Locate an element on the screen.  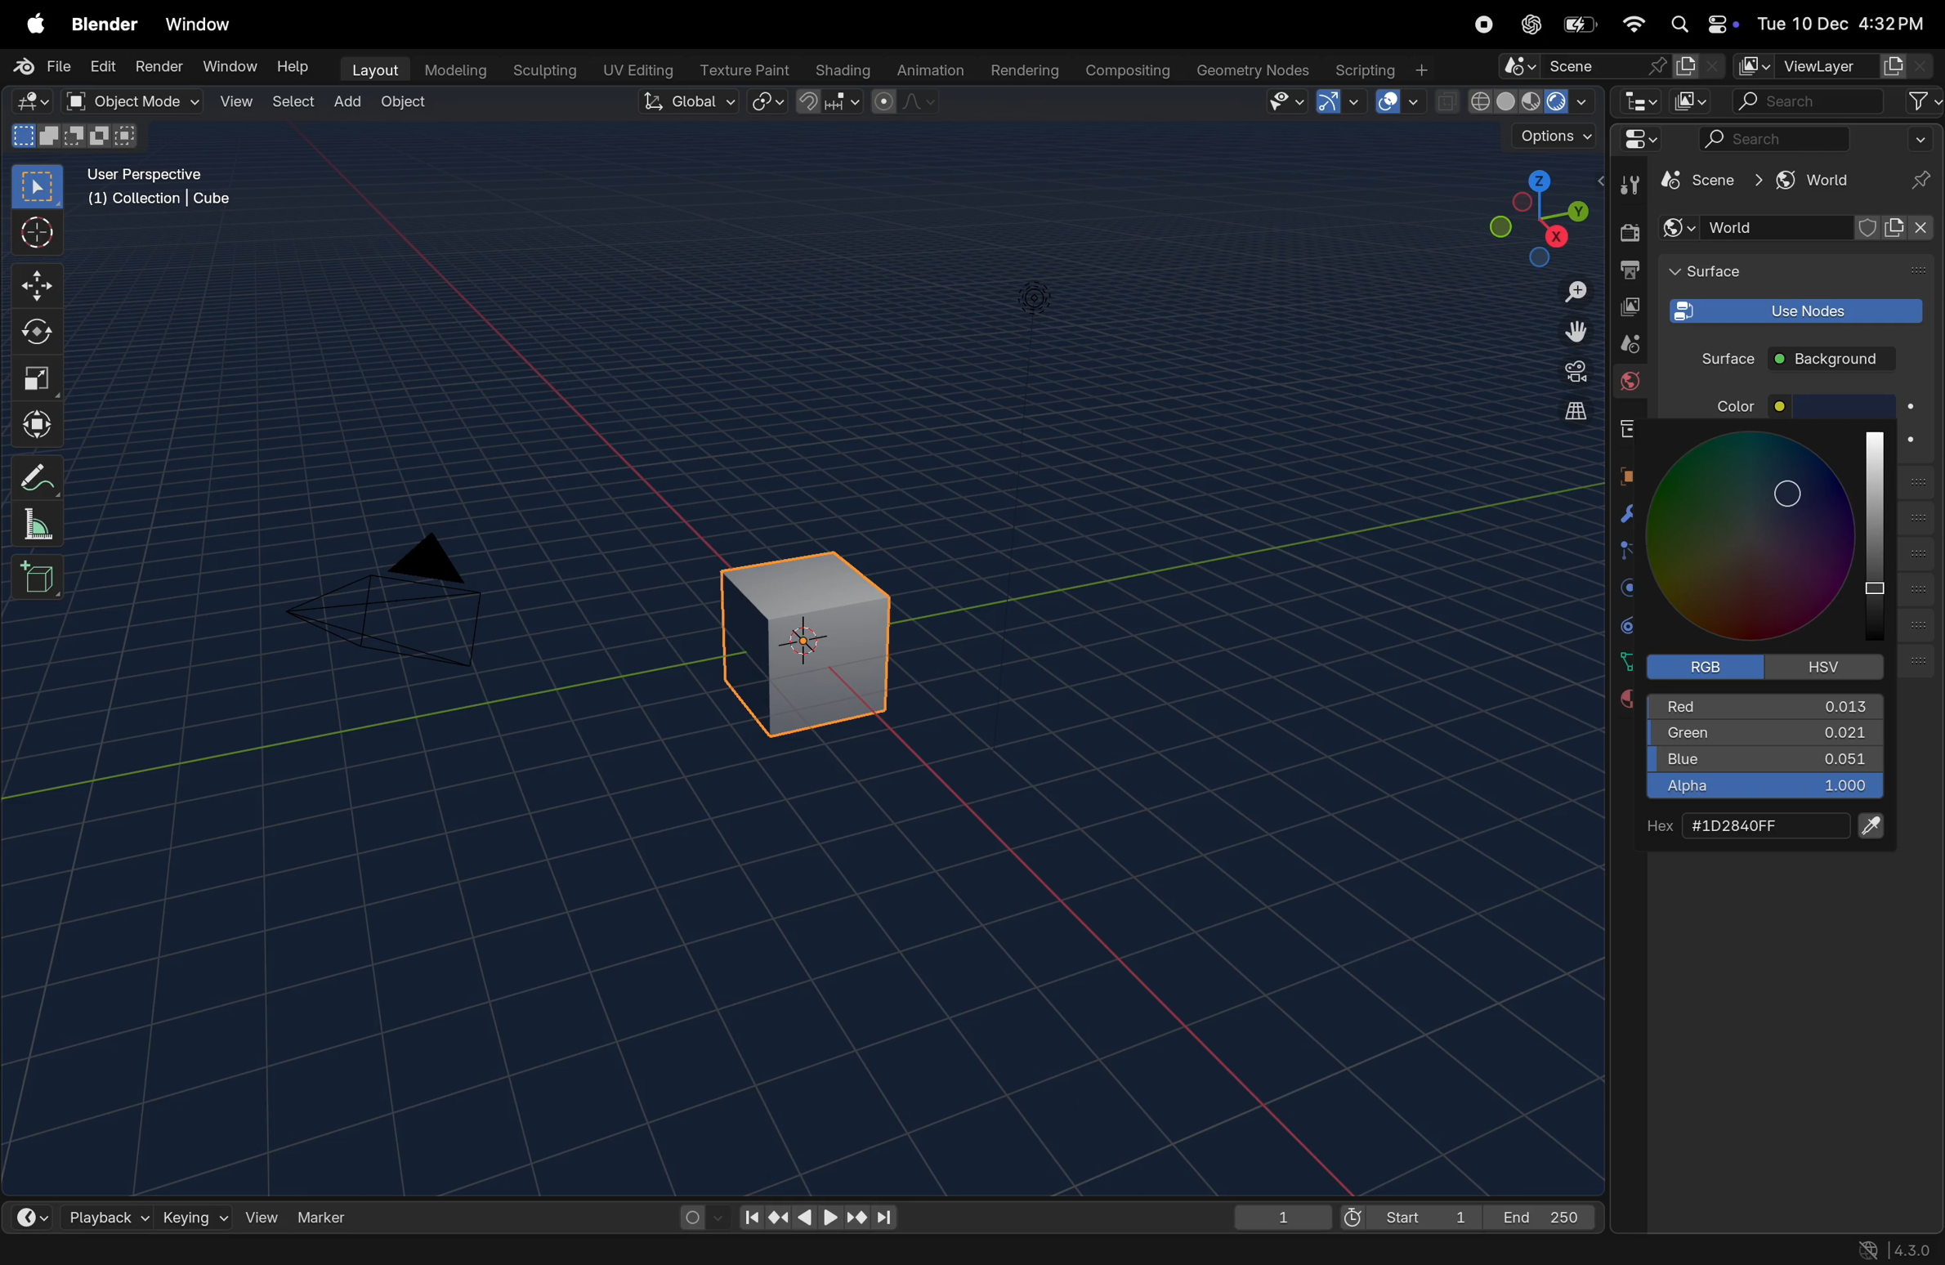
annotate is located at coordinates (42, 474).